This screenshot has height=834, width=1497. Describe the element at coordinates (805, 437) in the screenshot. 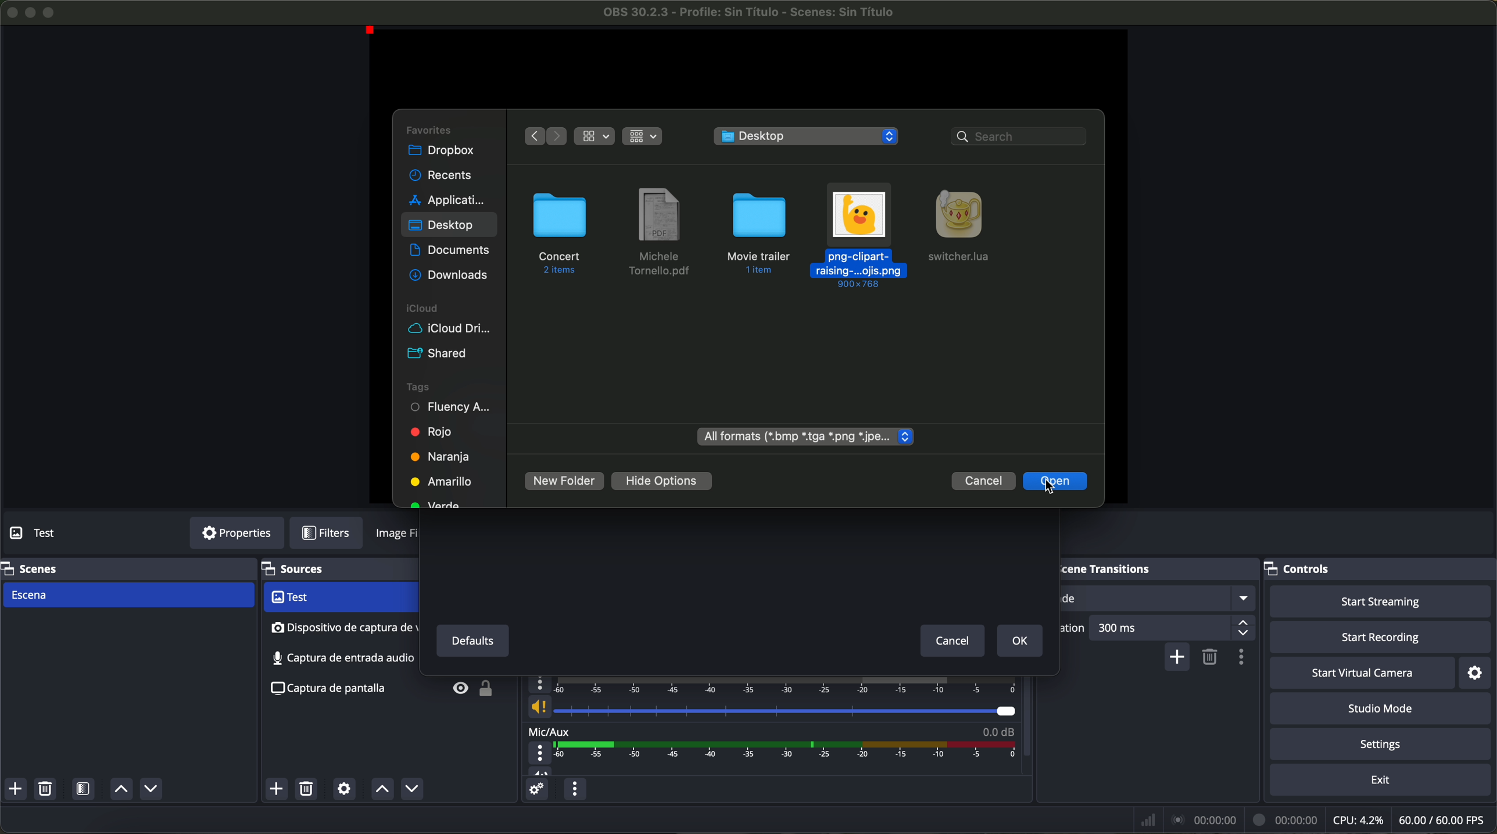

I see `all formats` at that location.